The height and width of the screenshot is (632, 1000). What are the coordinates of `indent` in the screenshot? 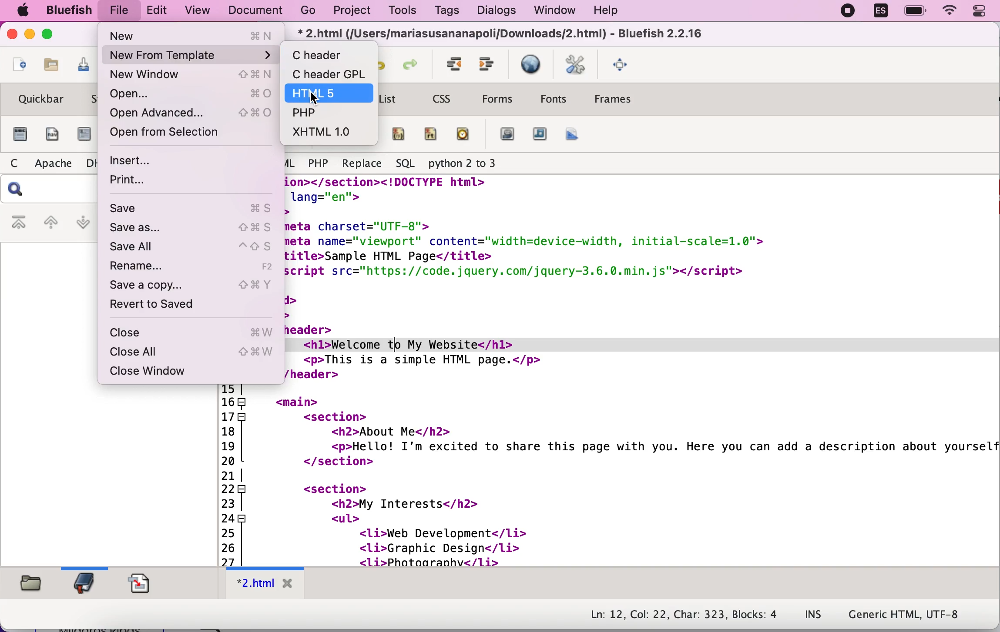 It's located at (451, 64).